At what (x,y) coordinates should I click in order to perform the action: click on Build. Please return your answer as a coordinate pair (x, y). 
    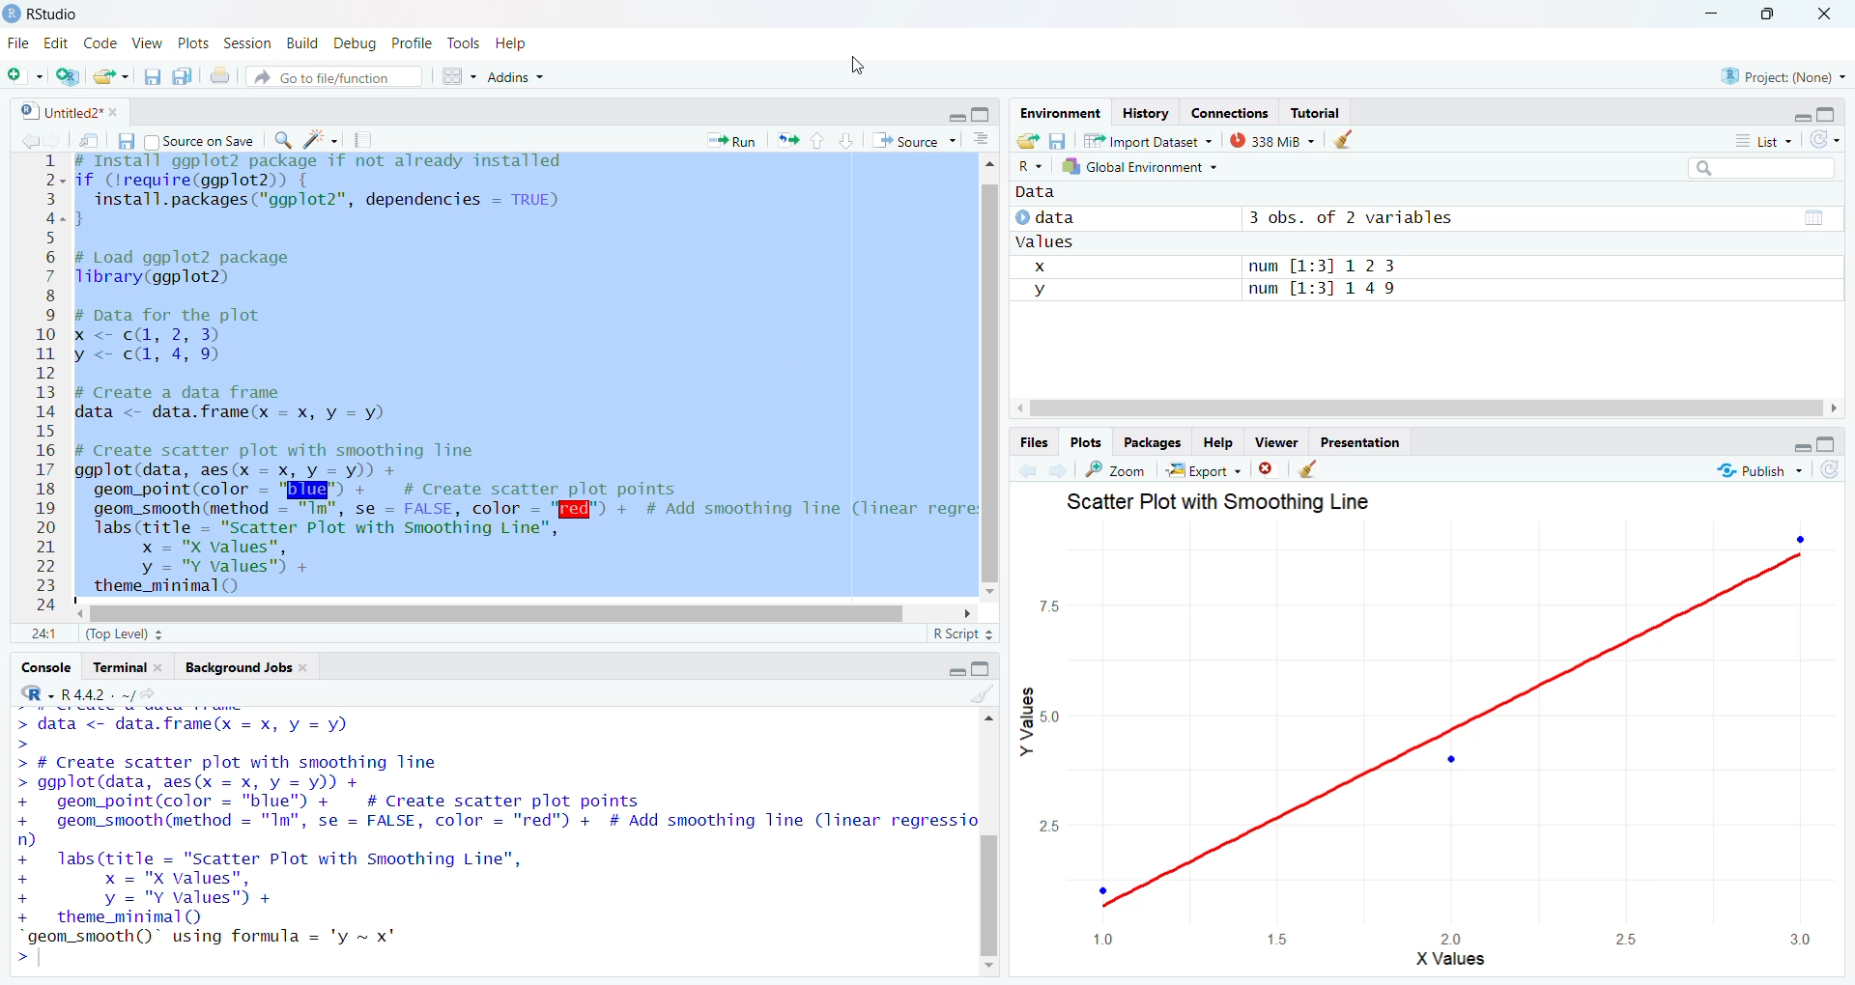
    Looking at the image, I should click on (303, 42).